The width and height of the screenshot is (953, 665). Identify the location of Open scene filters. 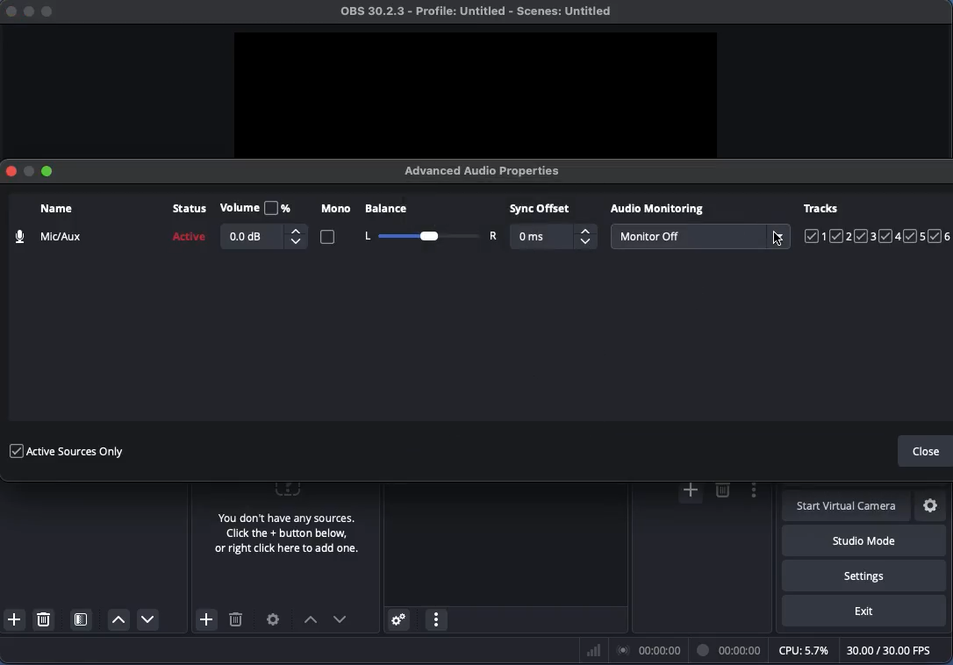
(82, 621).